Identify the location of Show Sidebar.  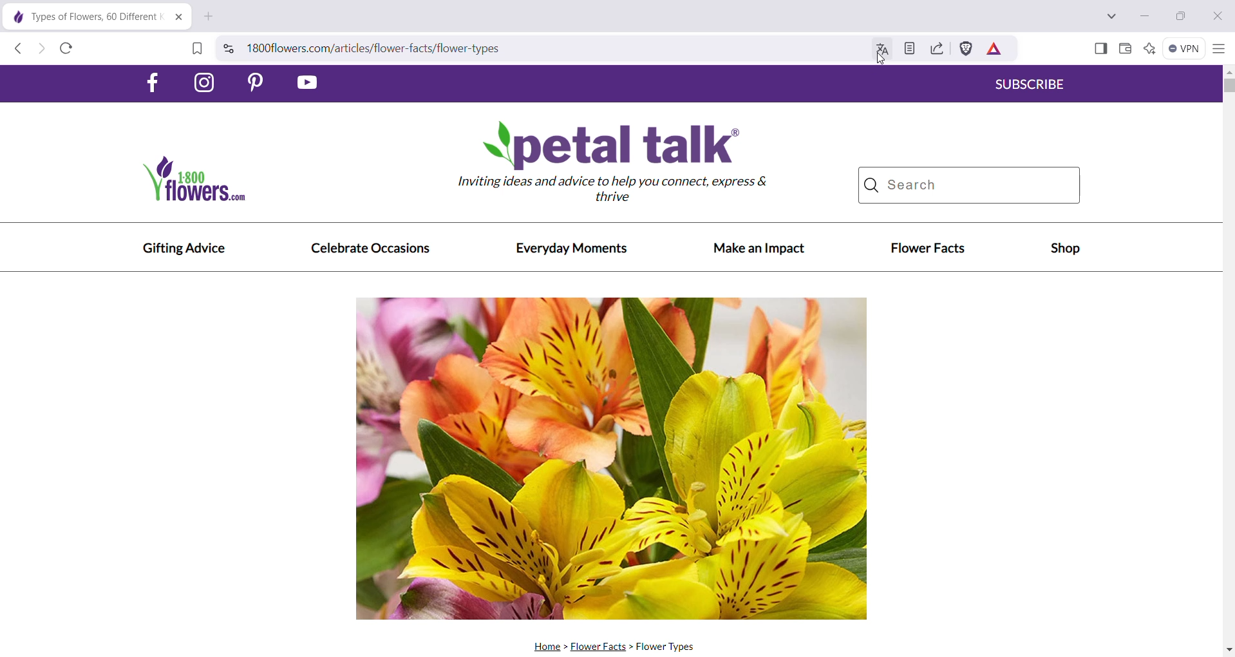
(1100, 49).